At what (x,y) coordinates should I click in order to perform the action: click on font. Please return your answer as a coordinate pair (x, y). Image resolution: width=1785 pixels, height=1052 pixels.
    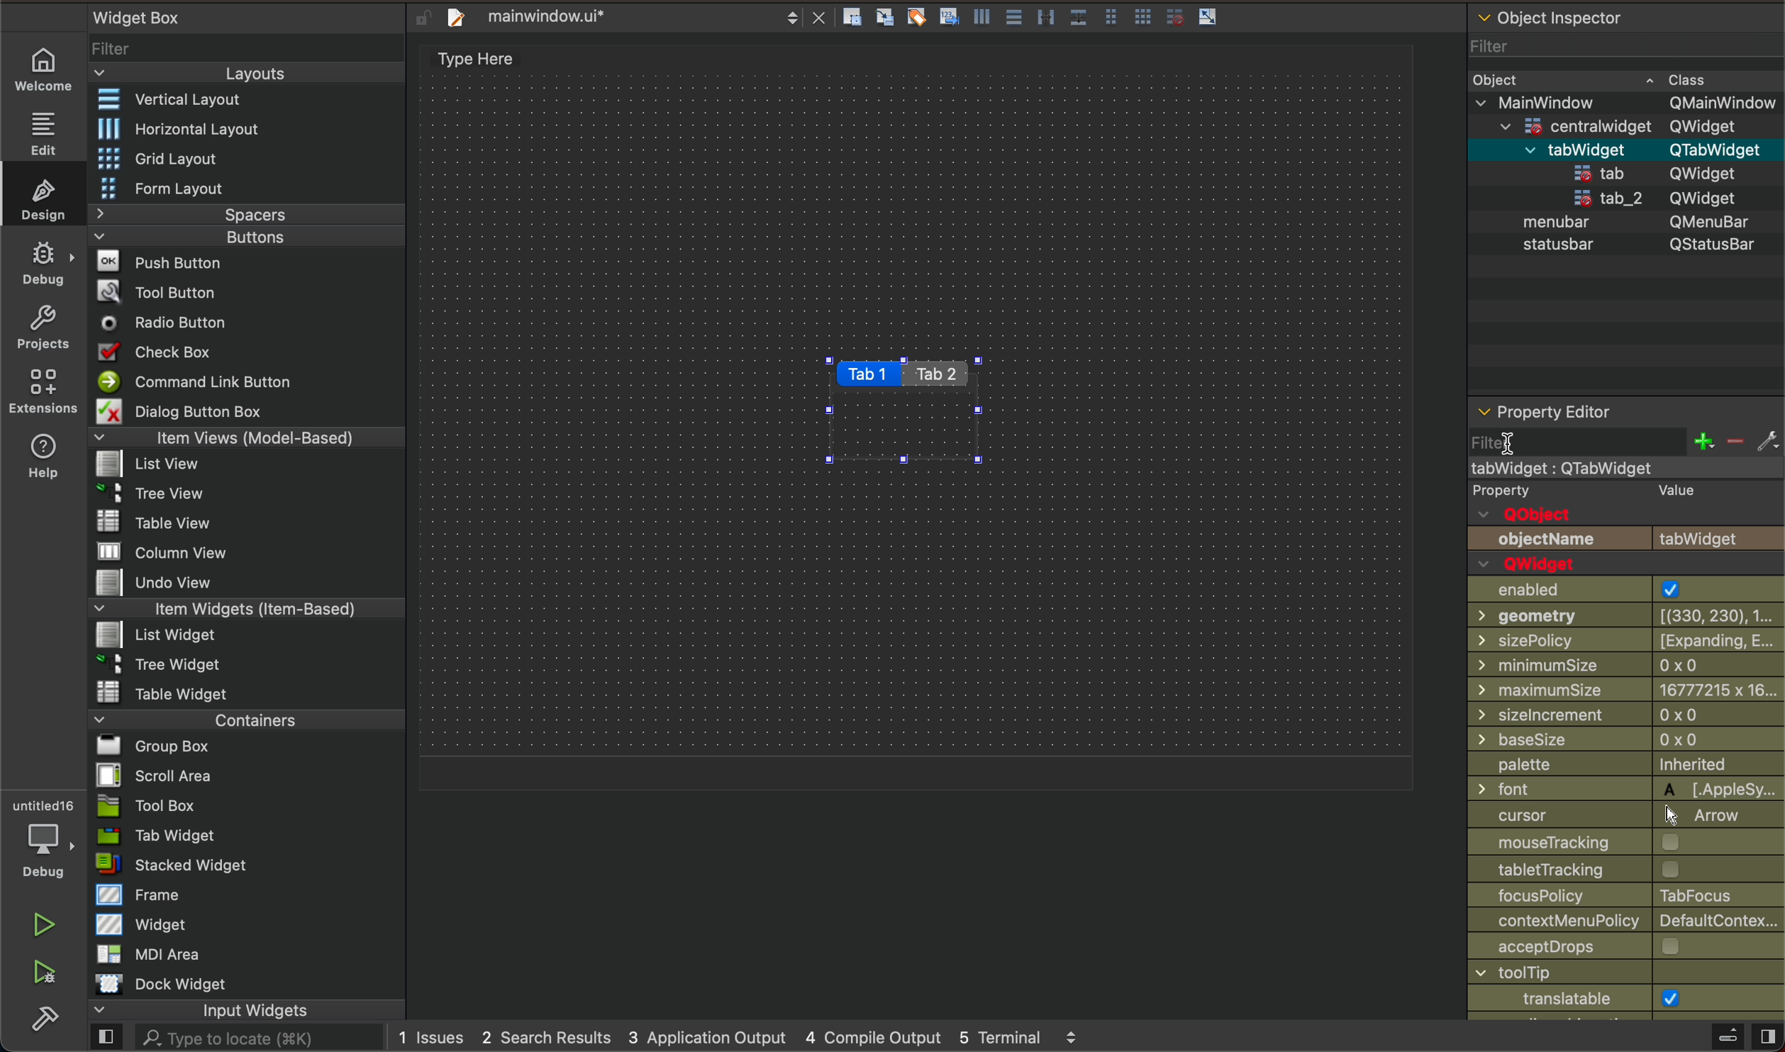
    Looking at the image, I should click on (1624, 789).